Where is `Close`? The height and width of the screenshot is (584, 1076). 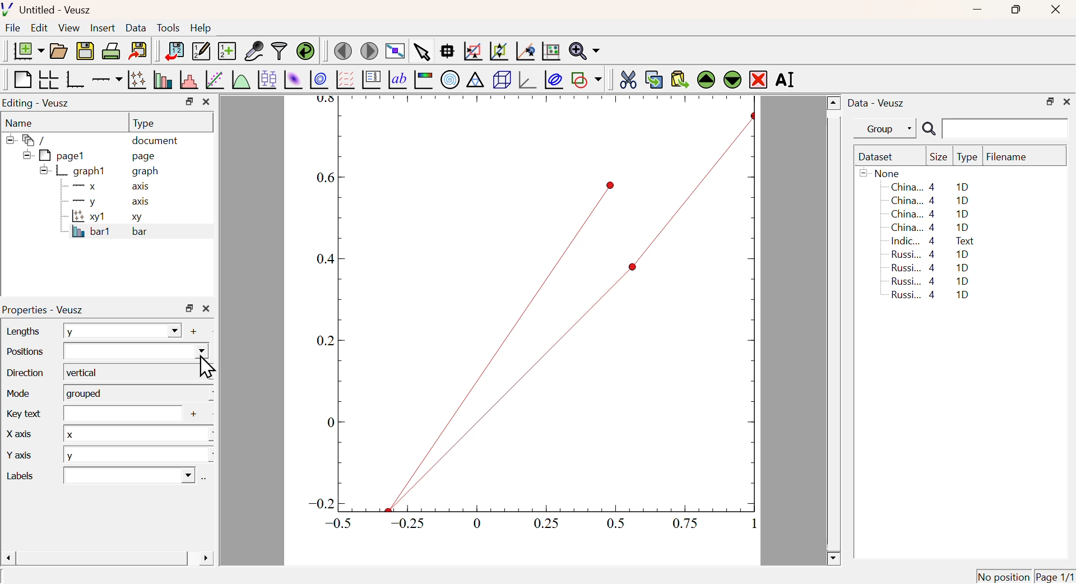
Close is located at coordinates (206, 102).